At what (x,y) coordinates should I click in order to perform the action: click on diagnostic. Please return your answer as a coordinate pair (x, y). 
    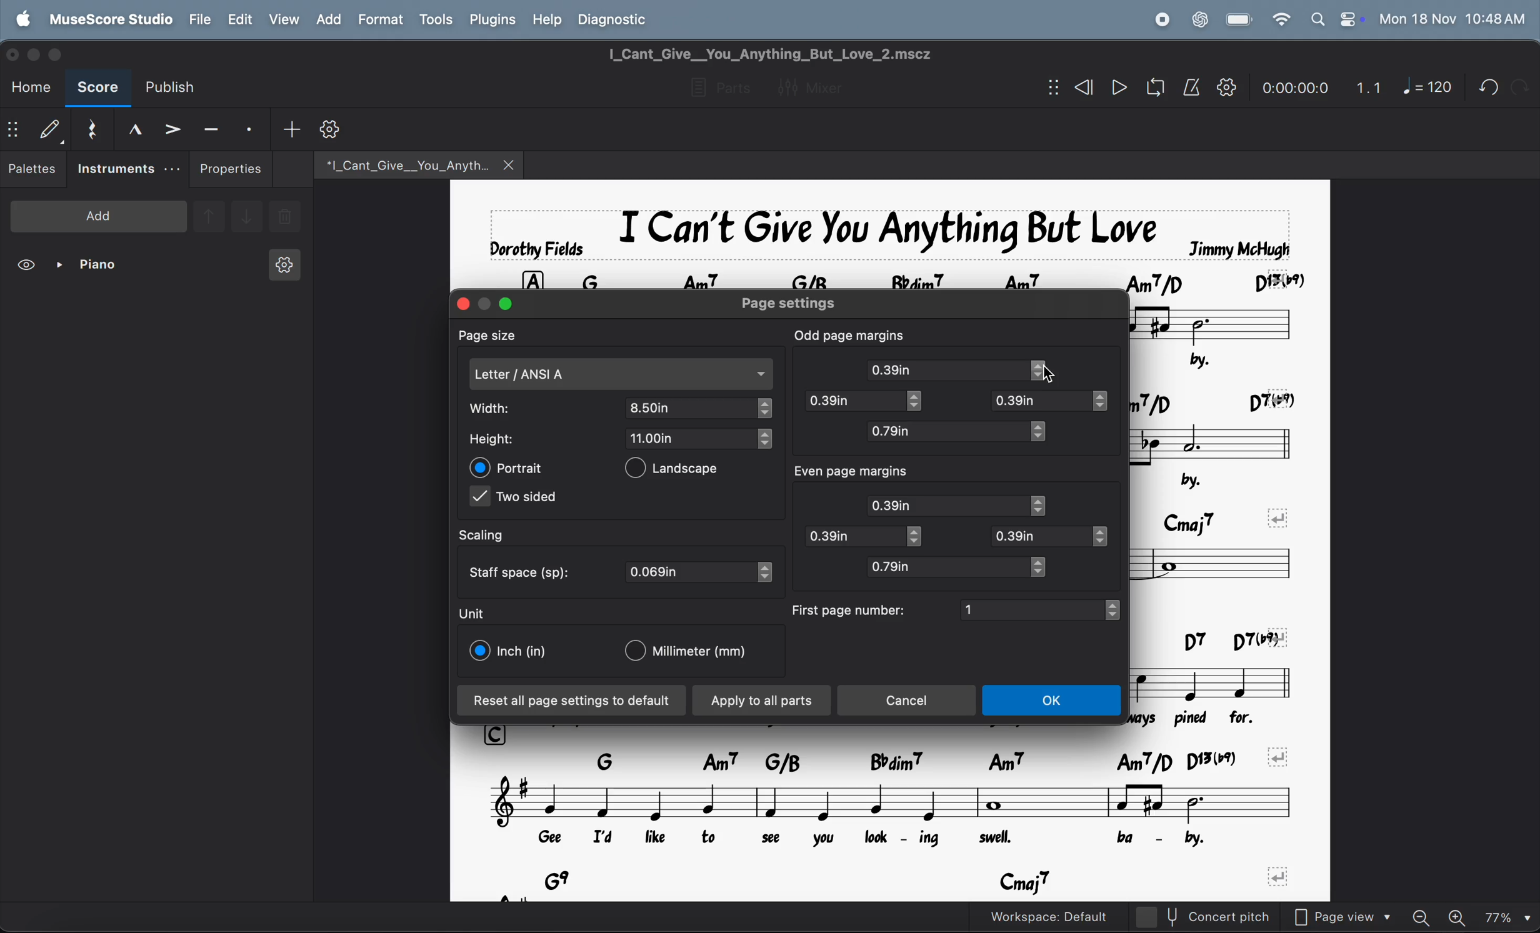
    Looking at the image, I should click on (619, 19).